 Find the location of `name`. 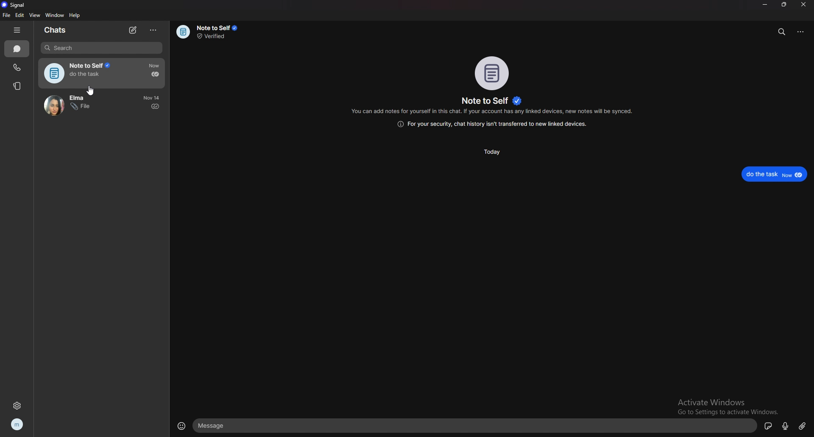

name is located at coordinates (494, 100).